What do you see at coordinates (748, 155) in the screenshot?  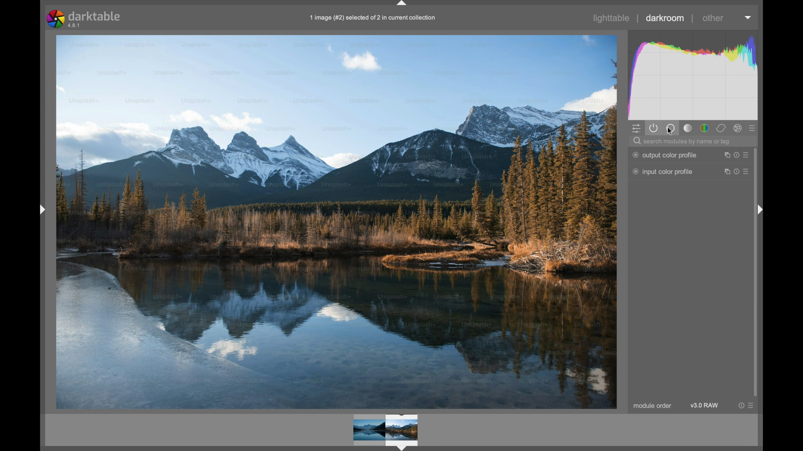 I see `presets` at bounding box center [748, 155].